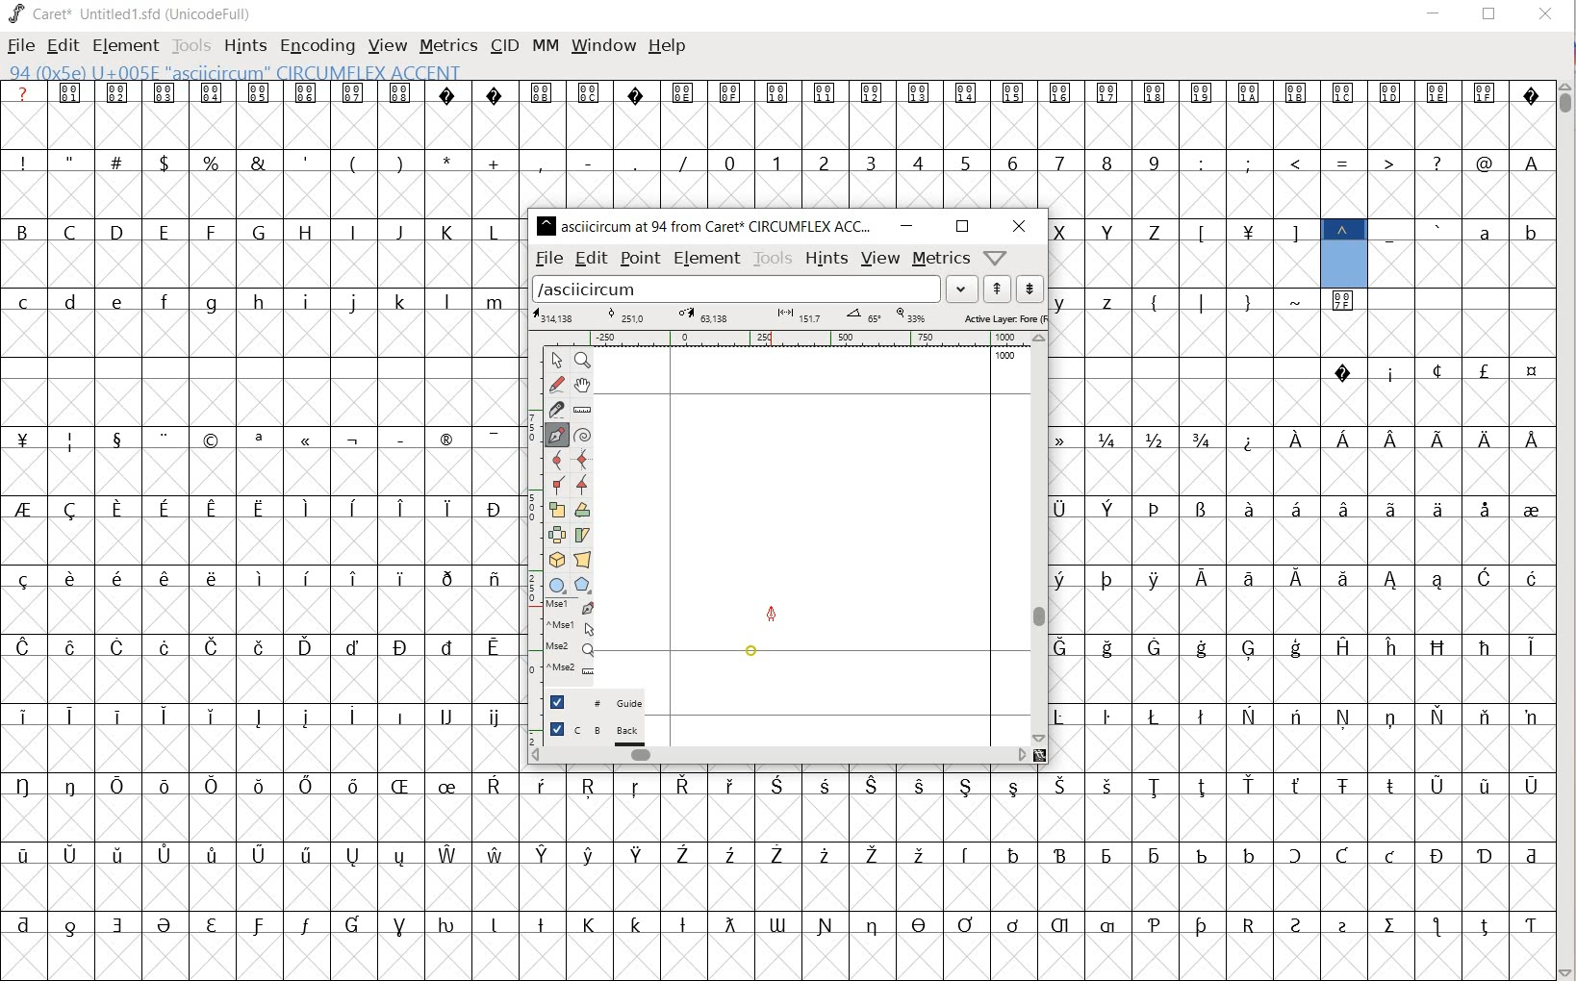  Describe the element at coordinates (133, 13) in the screenshot. I see `caret* untitled1.sfd (unicodefull)` at that location.